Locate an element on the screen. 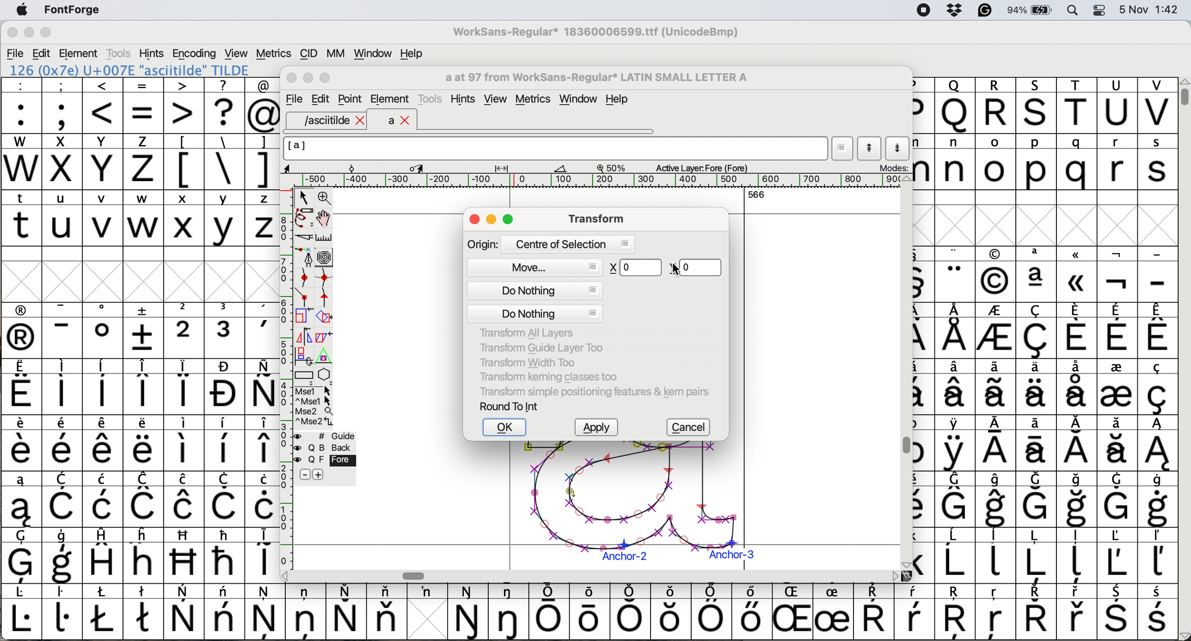 Image resolution: width=1191 pixels, height=641 pixels. symbol is located at coordinates (956, 556).